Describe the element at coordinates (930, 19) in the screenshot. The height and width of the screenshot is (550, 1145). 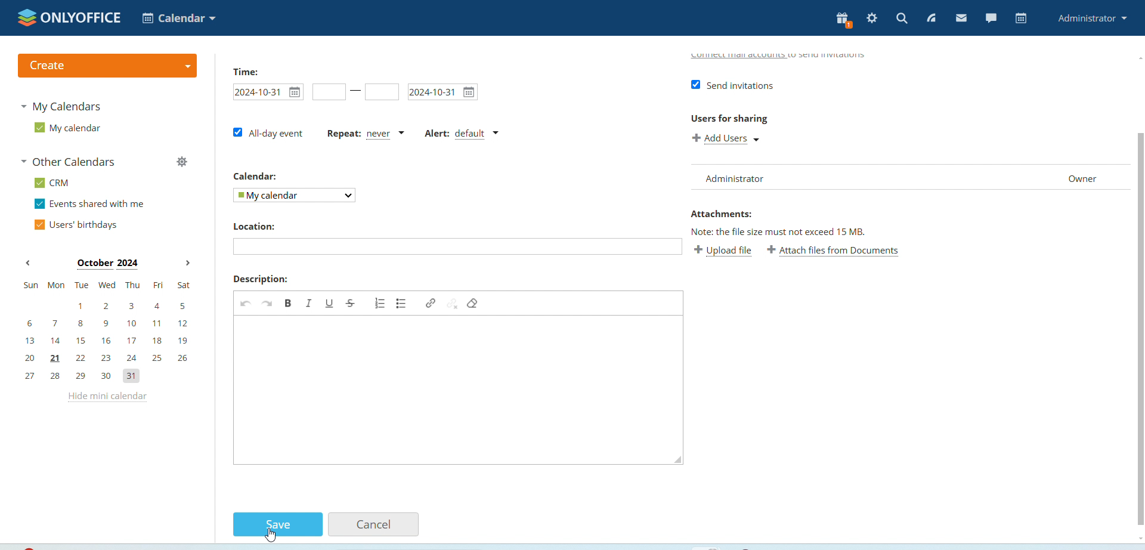
I see `feed` at that location.